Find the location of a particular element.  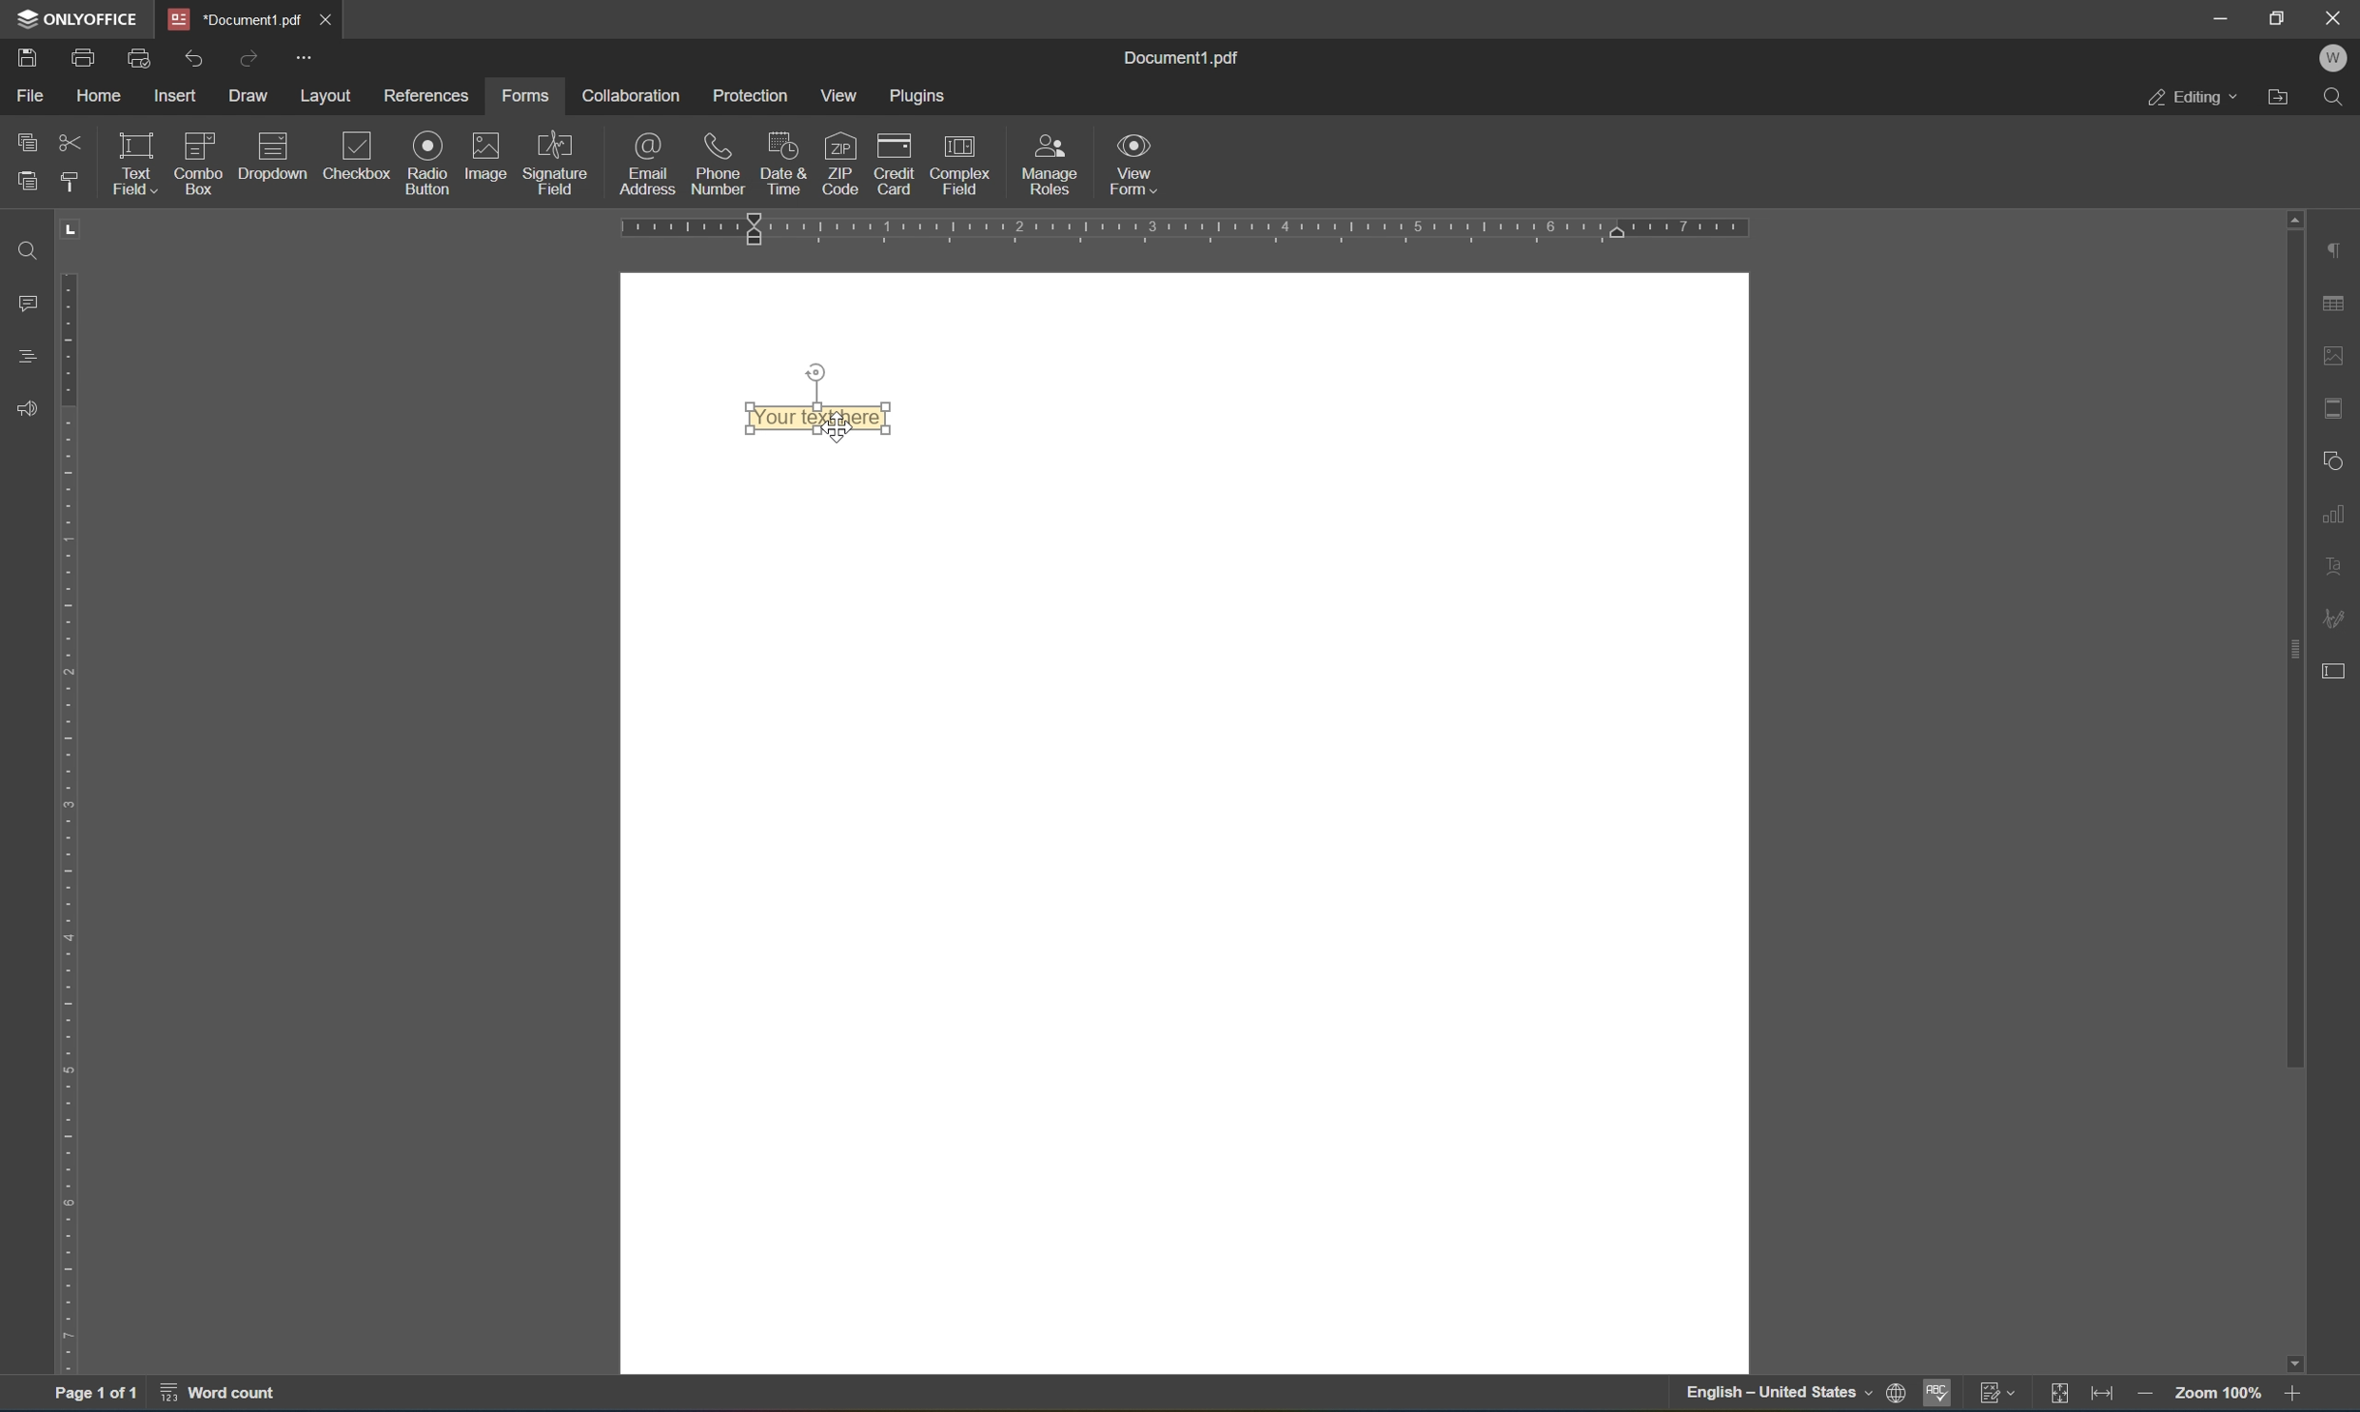

feedback & support is located at coordinates (26, 403).